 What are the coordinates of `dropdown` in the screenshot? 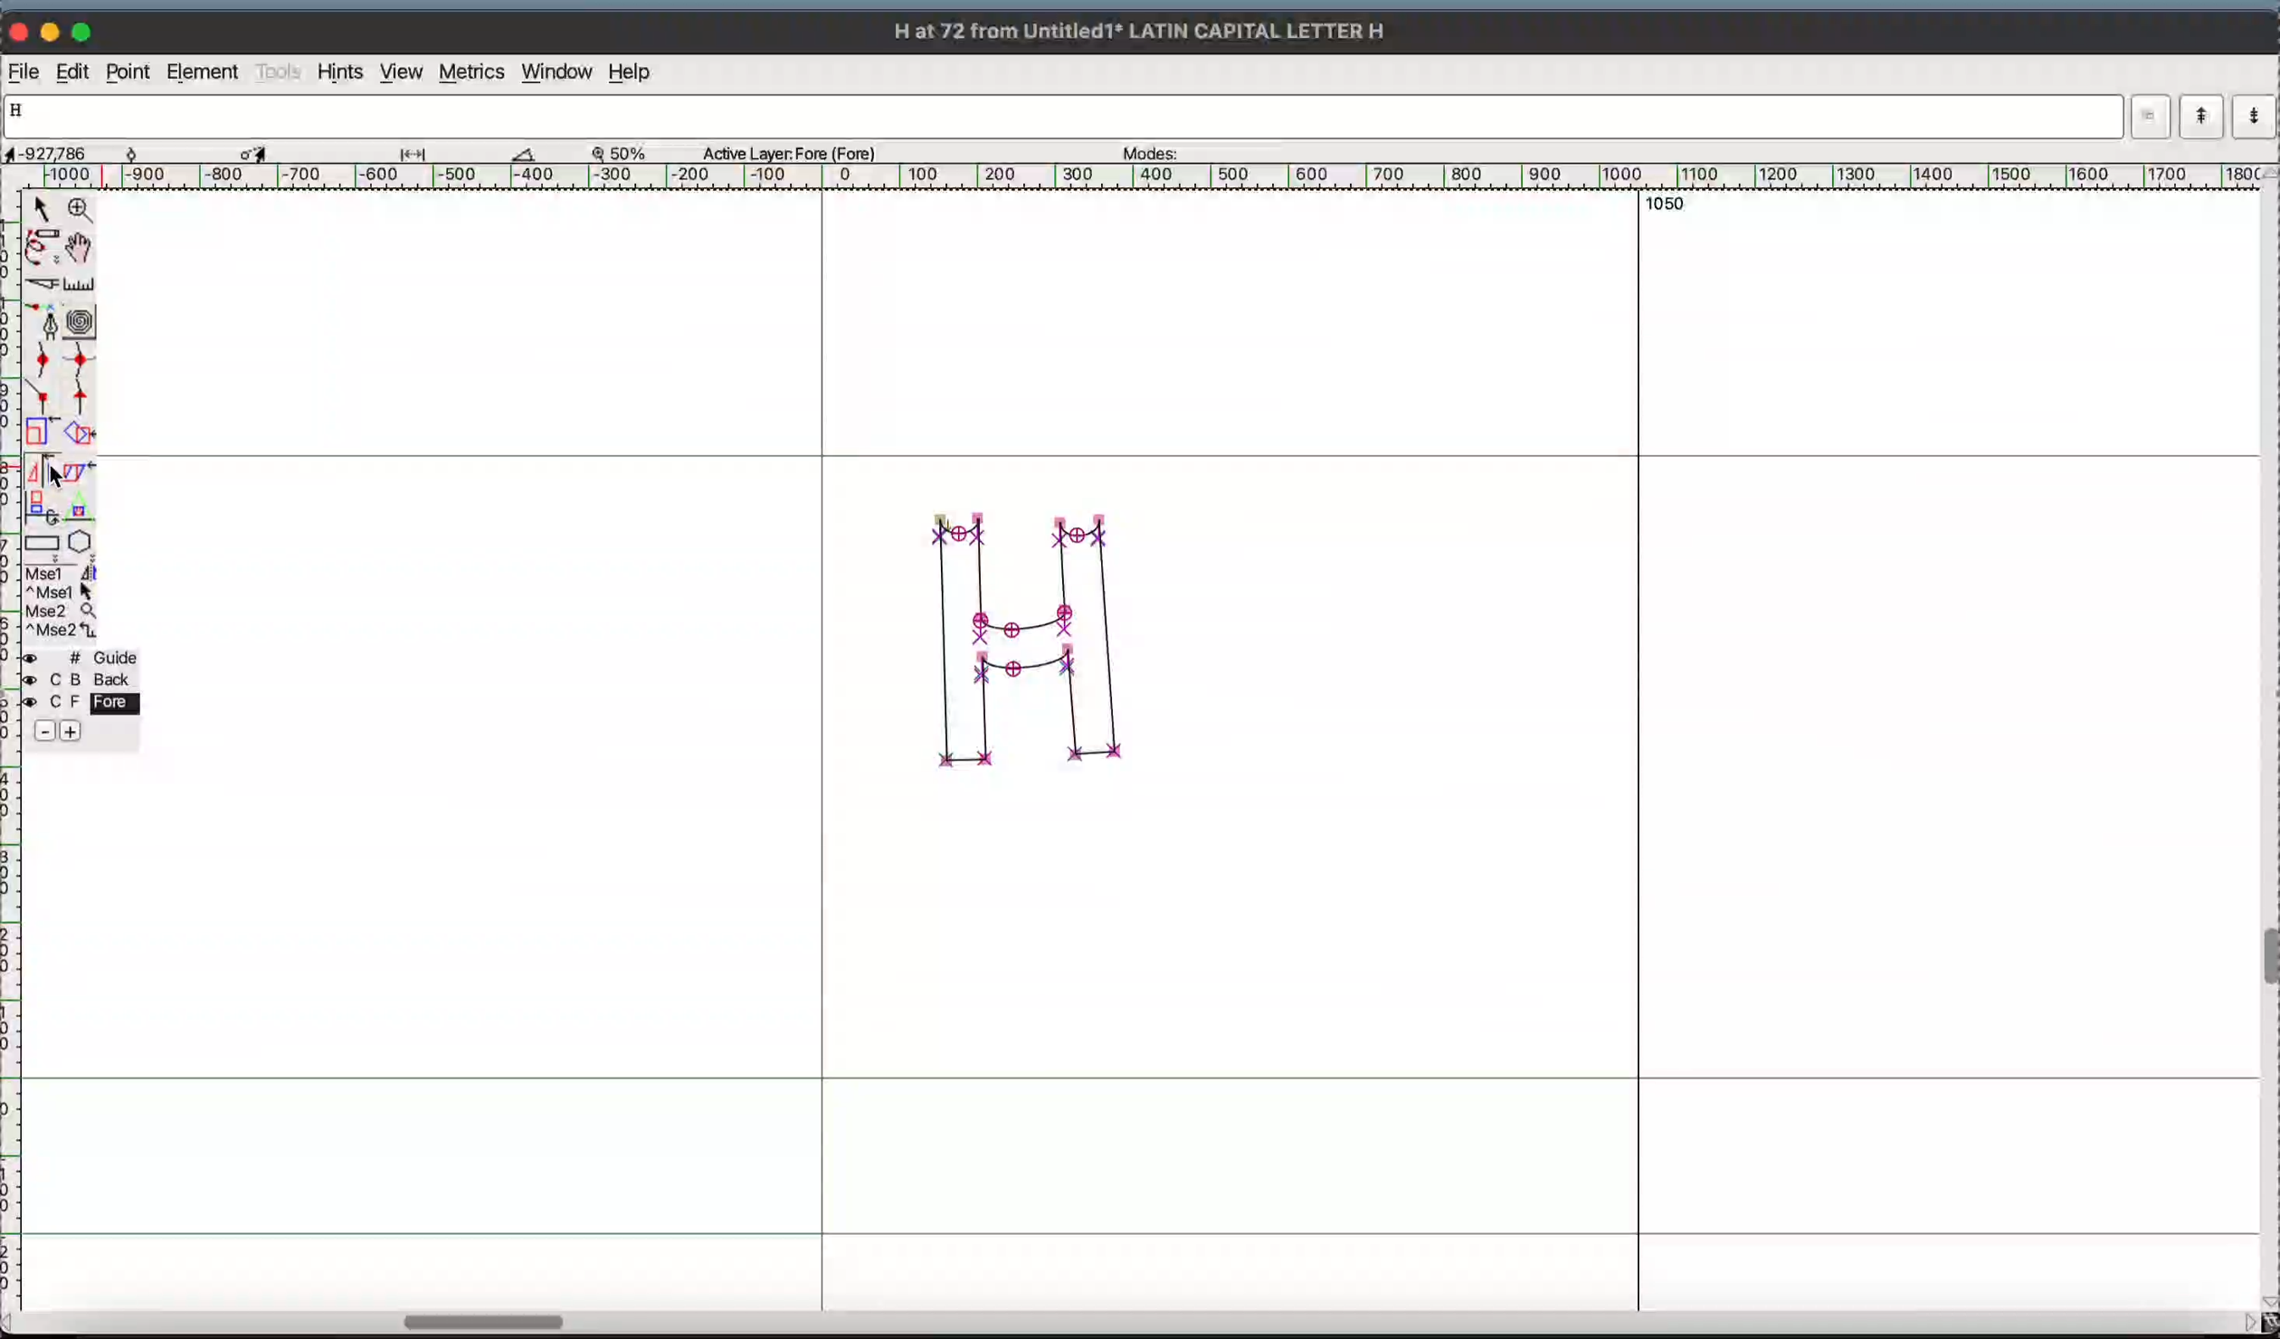 It's located at (2152, 117).